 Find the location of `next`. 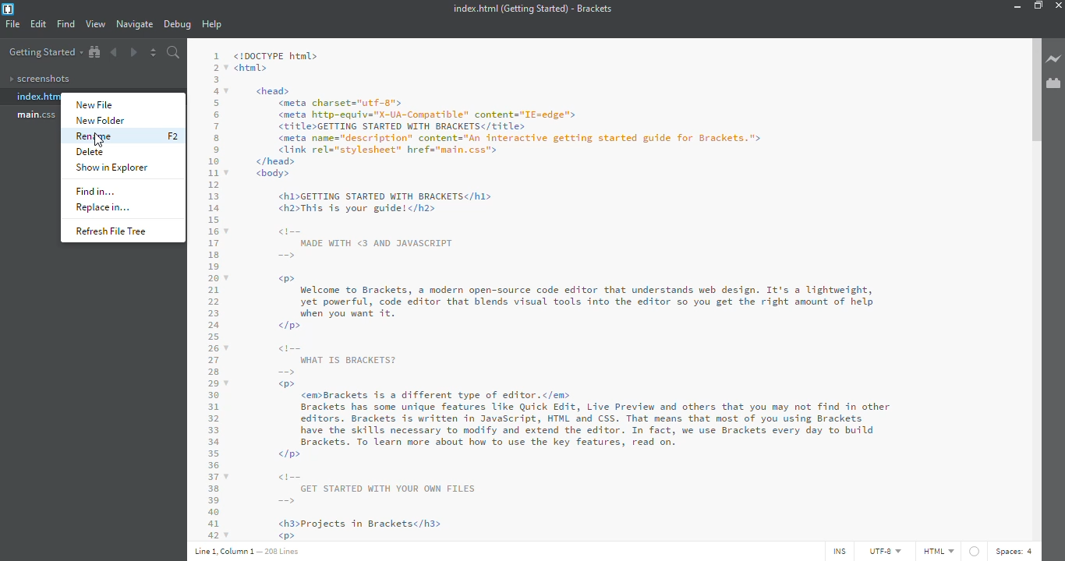

next is located at coordinates (133, 51).